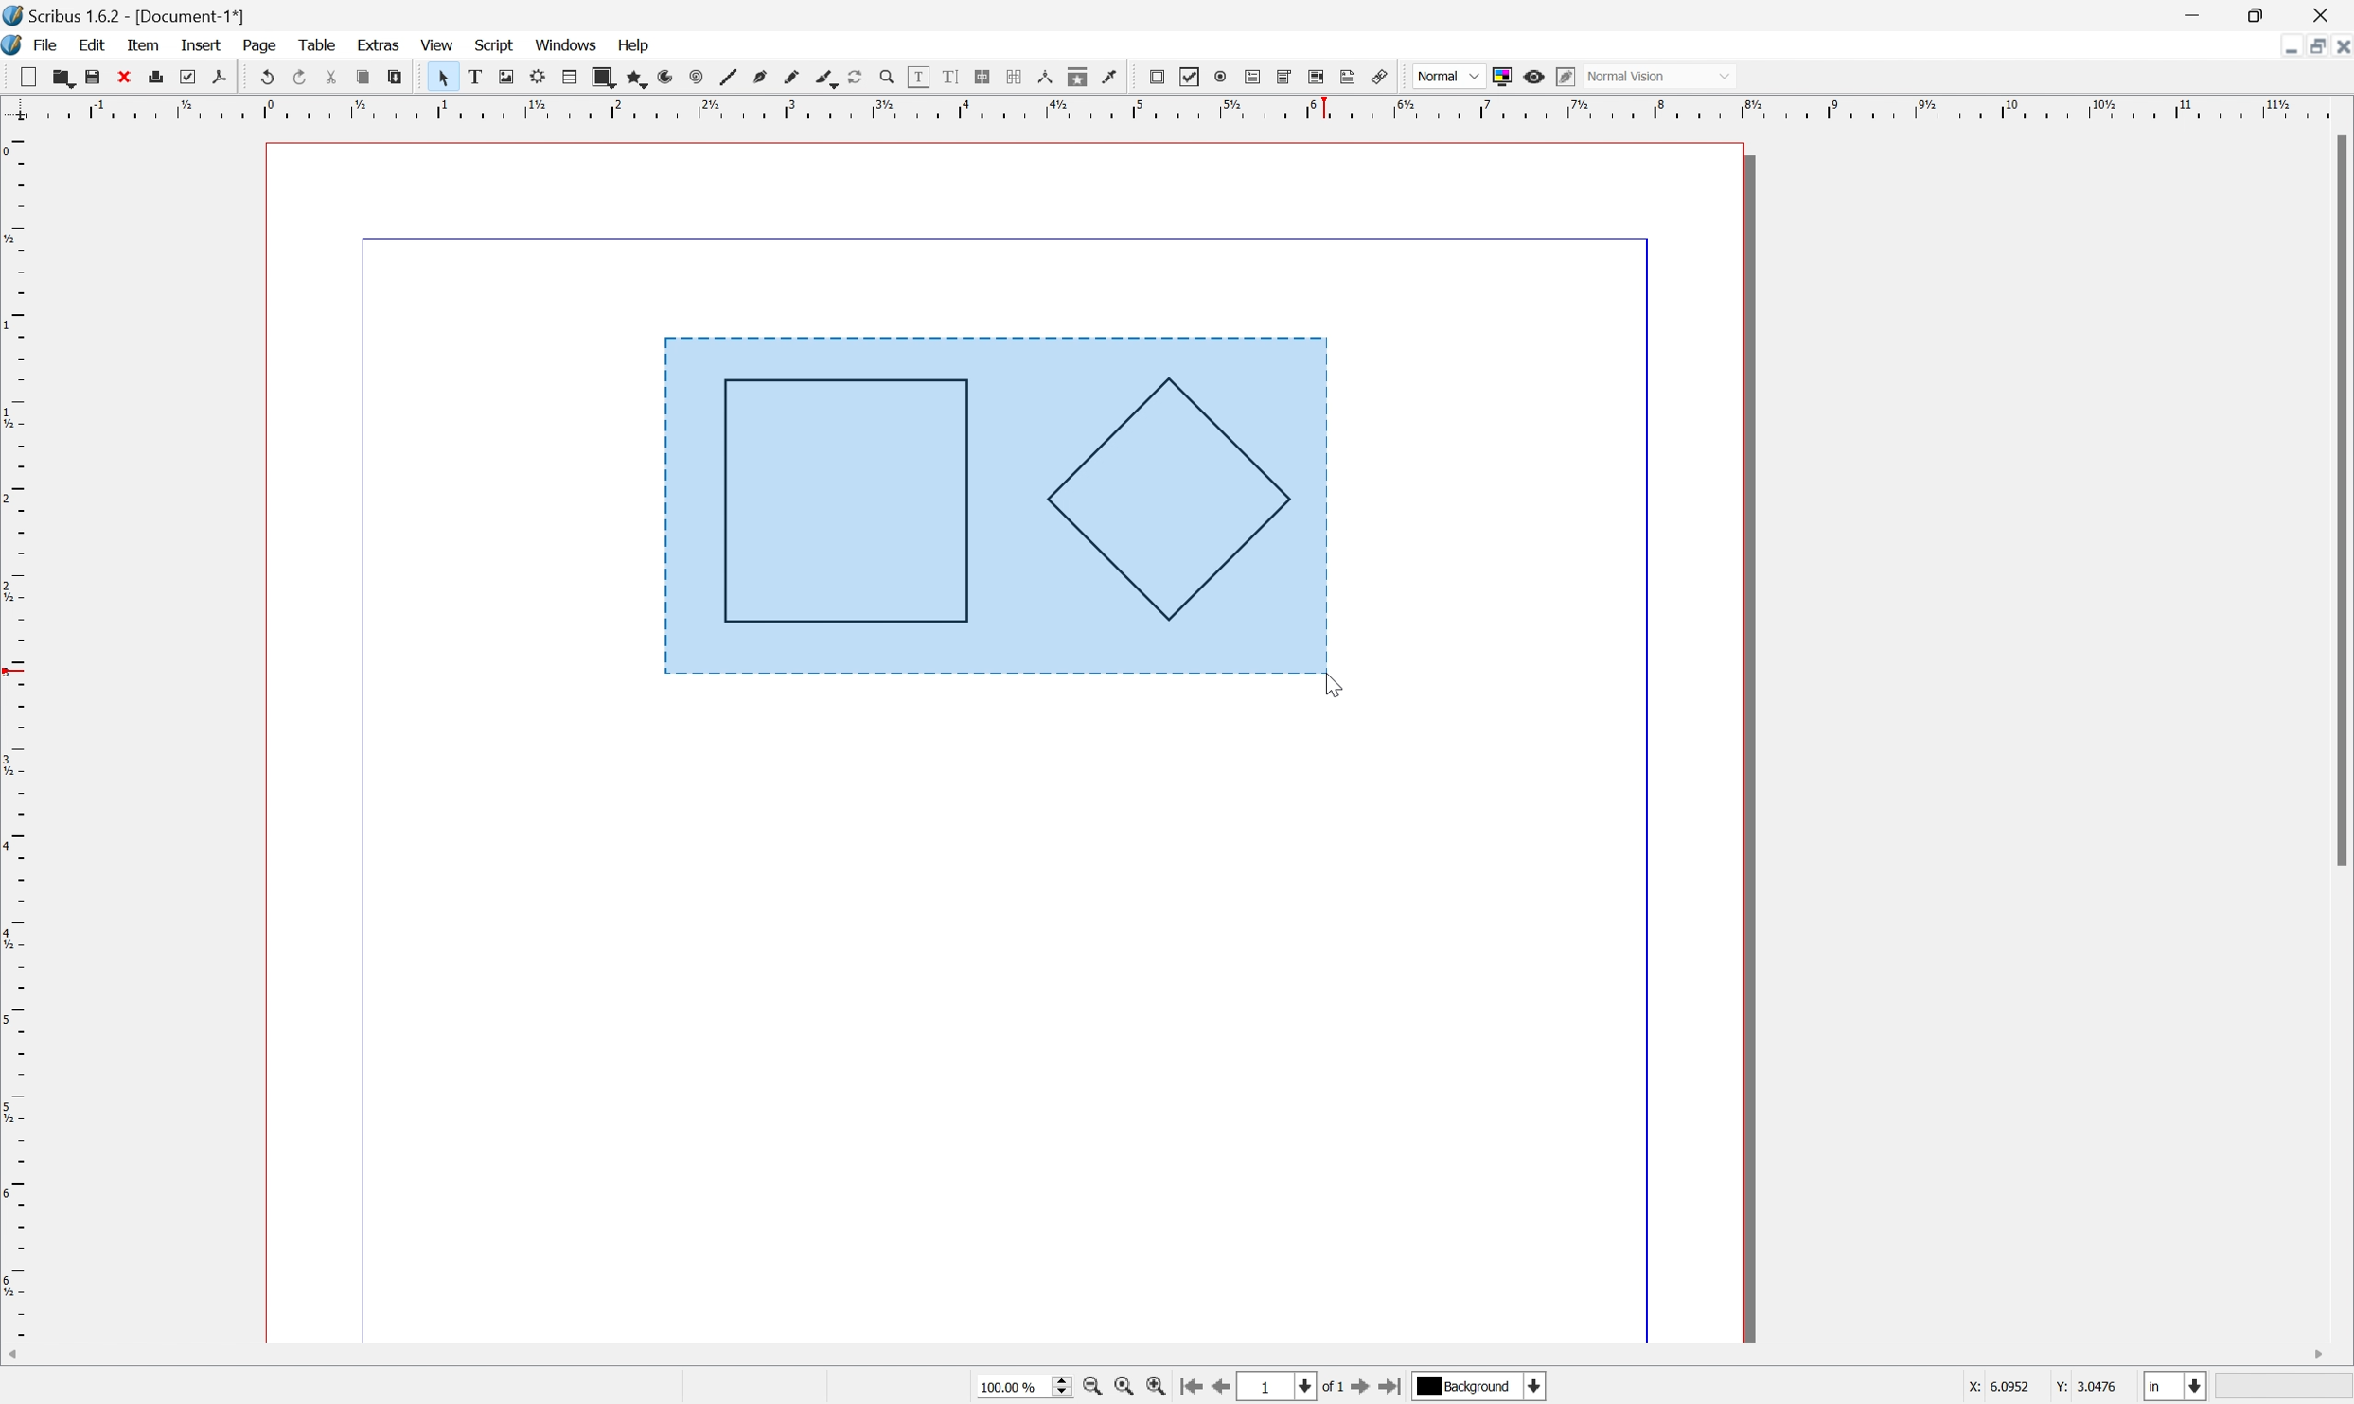  Describe the element at coordinates (1120, 1390) in the screenshot. I see `Zoom to 100%` at that location.